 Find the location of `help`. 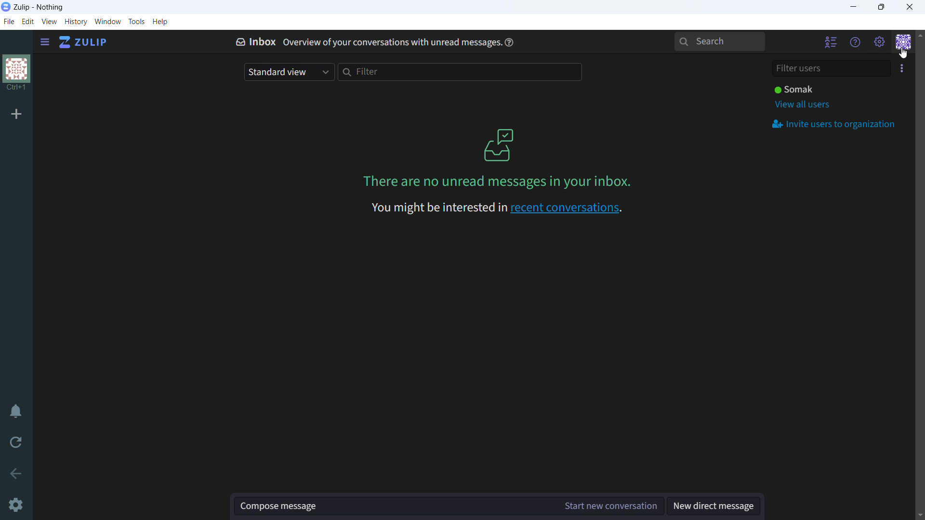

help is located at coordinates (160, 22).